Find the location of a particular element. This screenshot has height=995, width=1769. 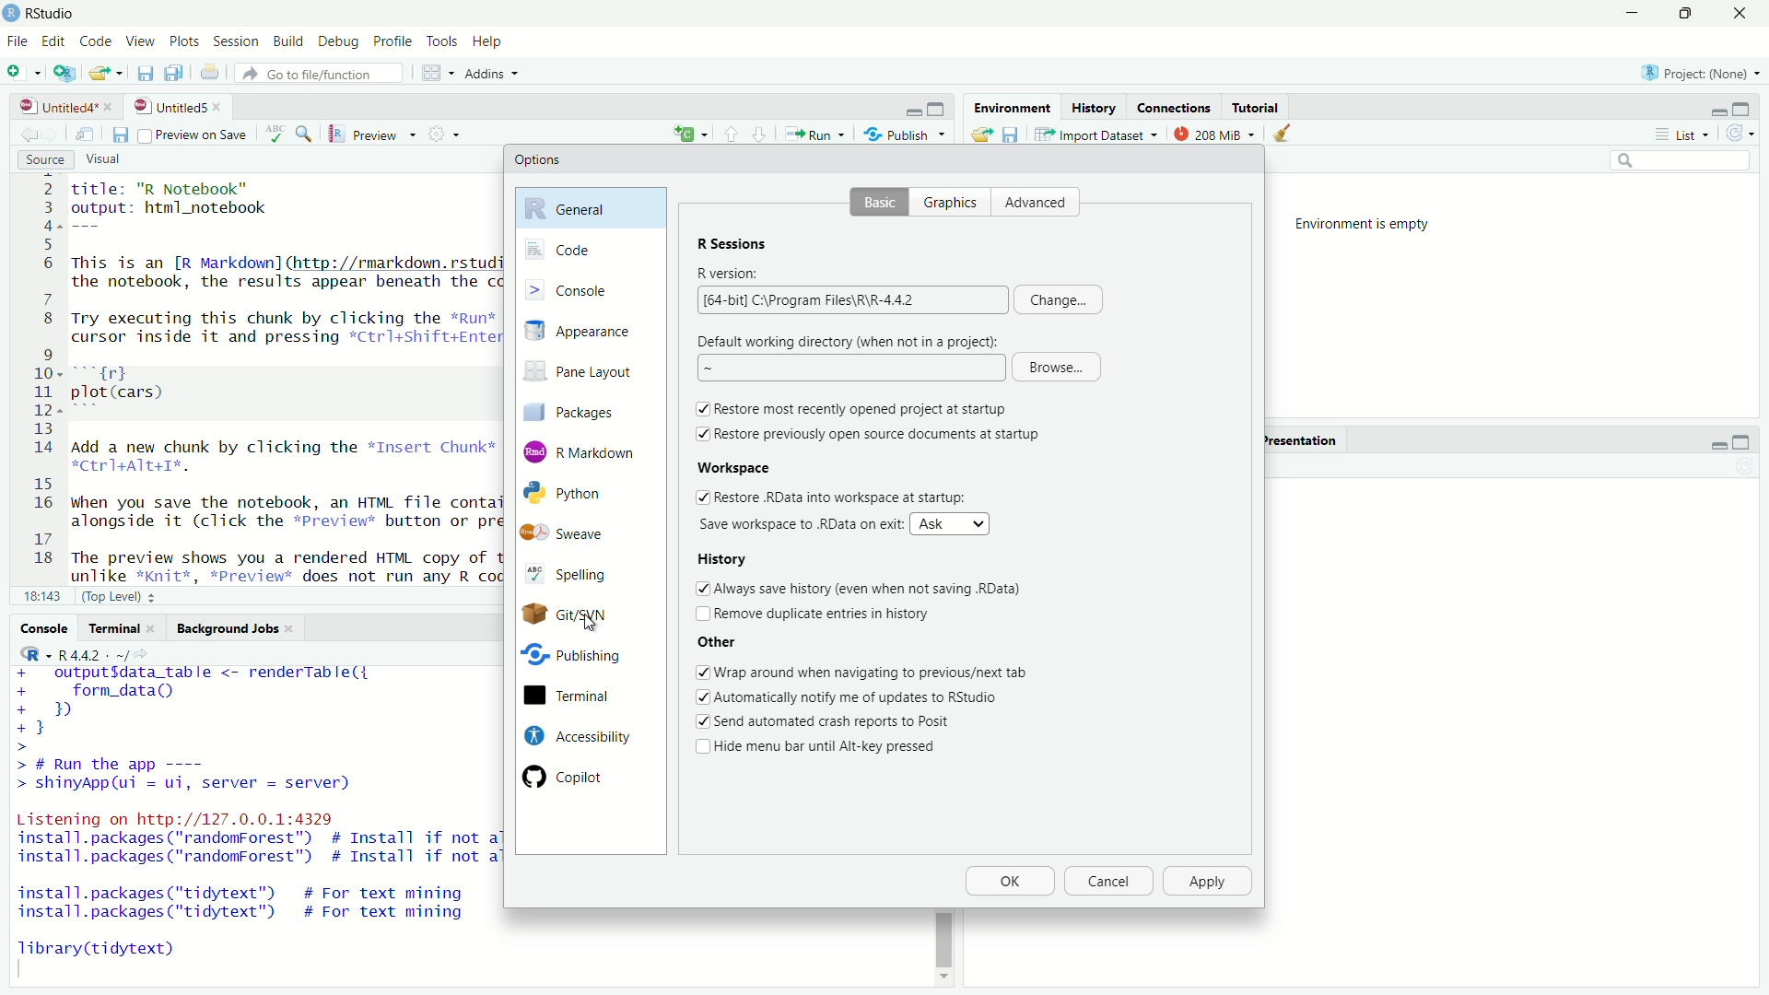

Remove duplicate entries in history is located at coordinates (827, 615).